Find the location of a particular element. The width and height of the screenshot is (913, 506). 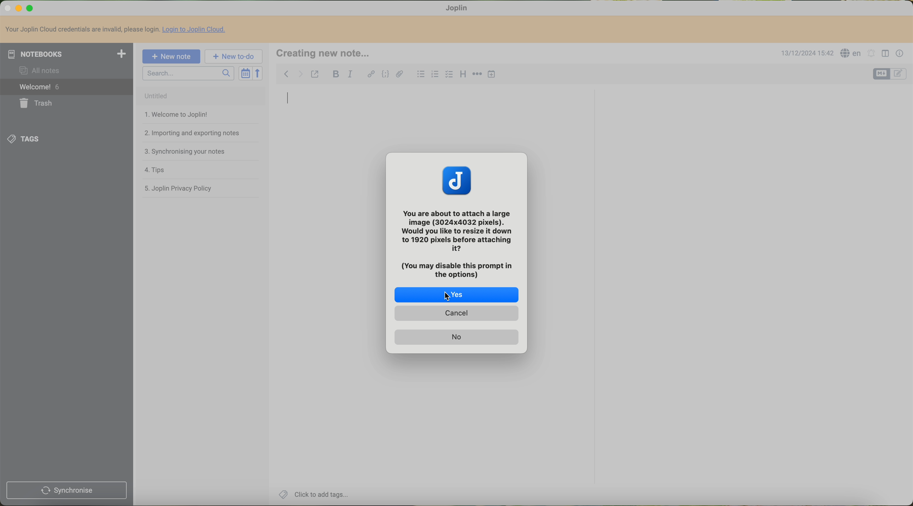

synchronise is located at coordinates (66, 491).